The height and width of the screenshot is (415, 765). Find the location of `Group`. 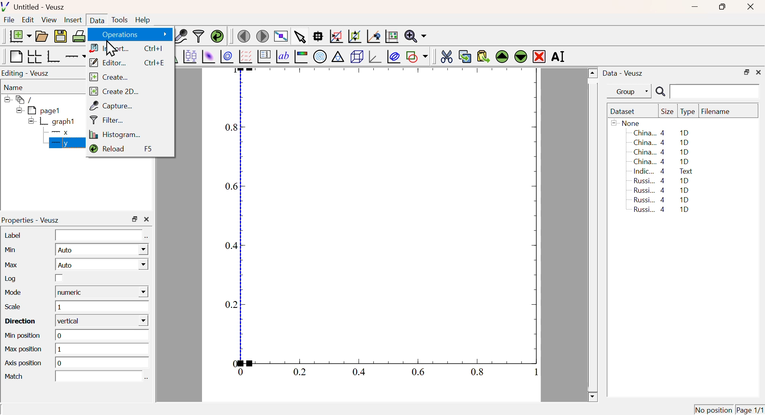

Group is located at coordinates (632, 92).